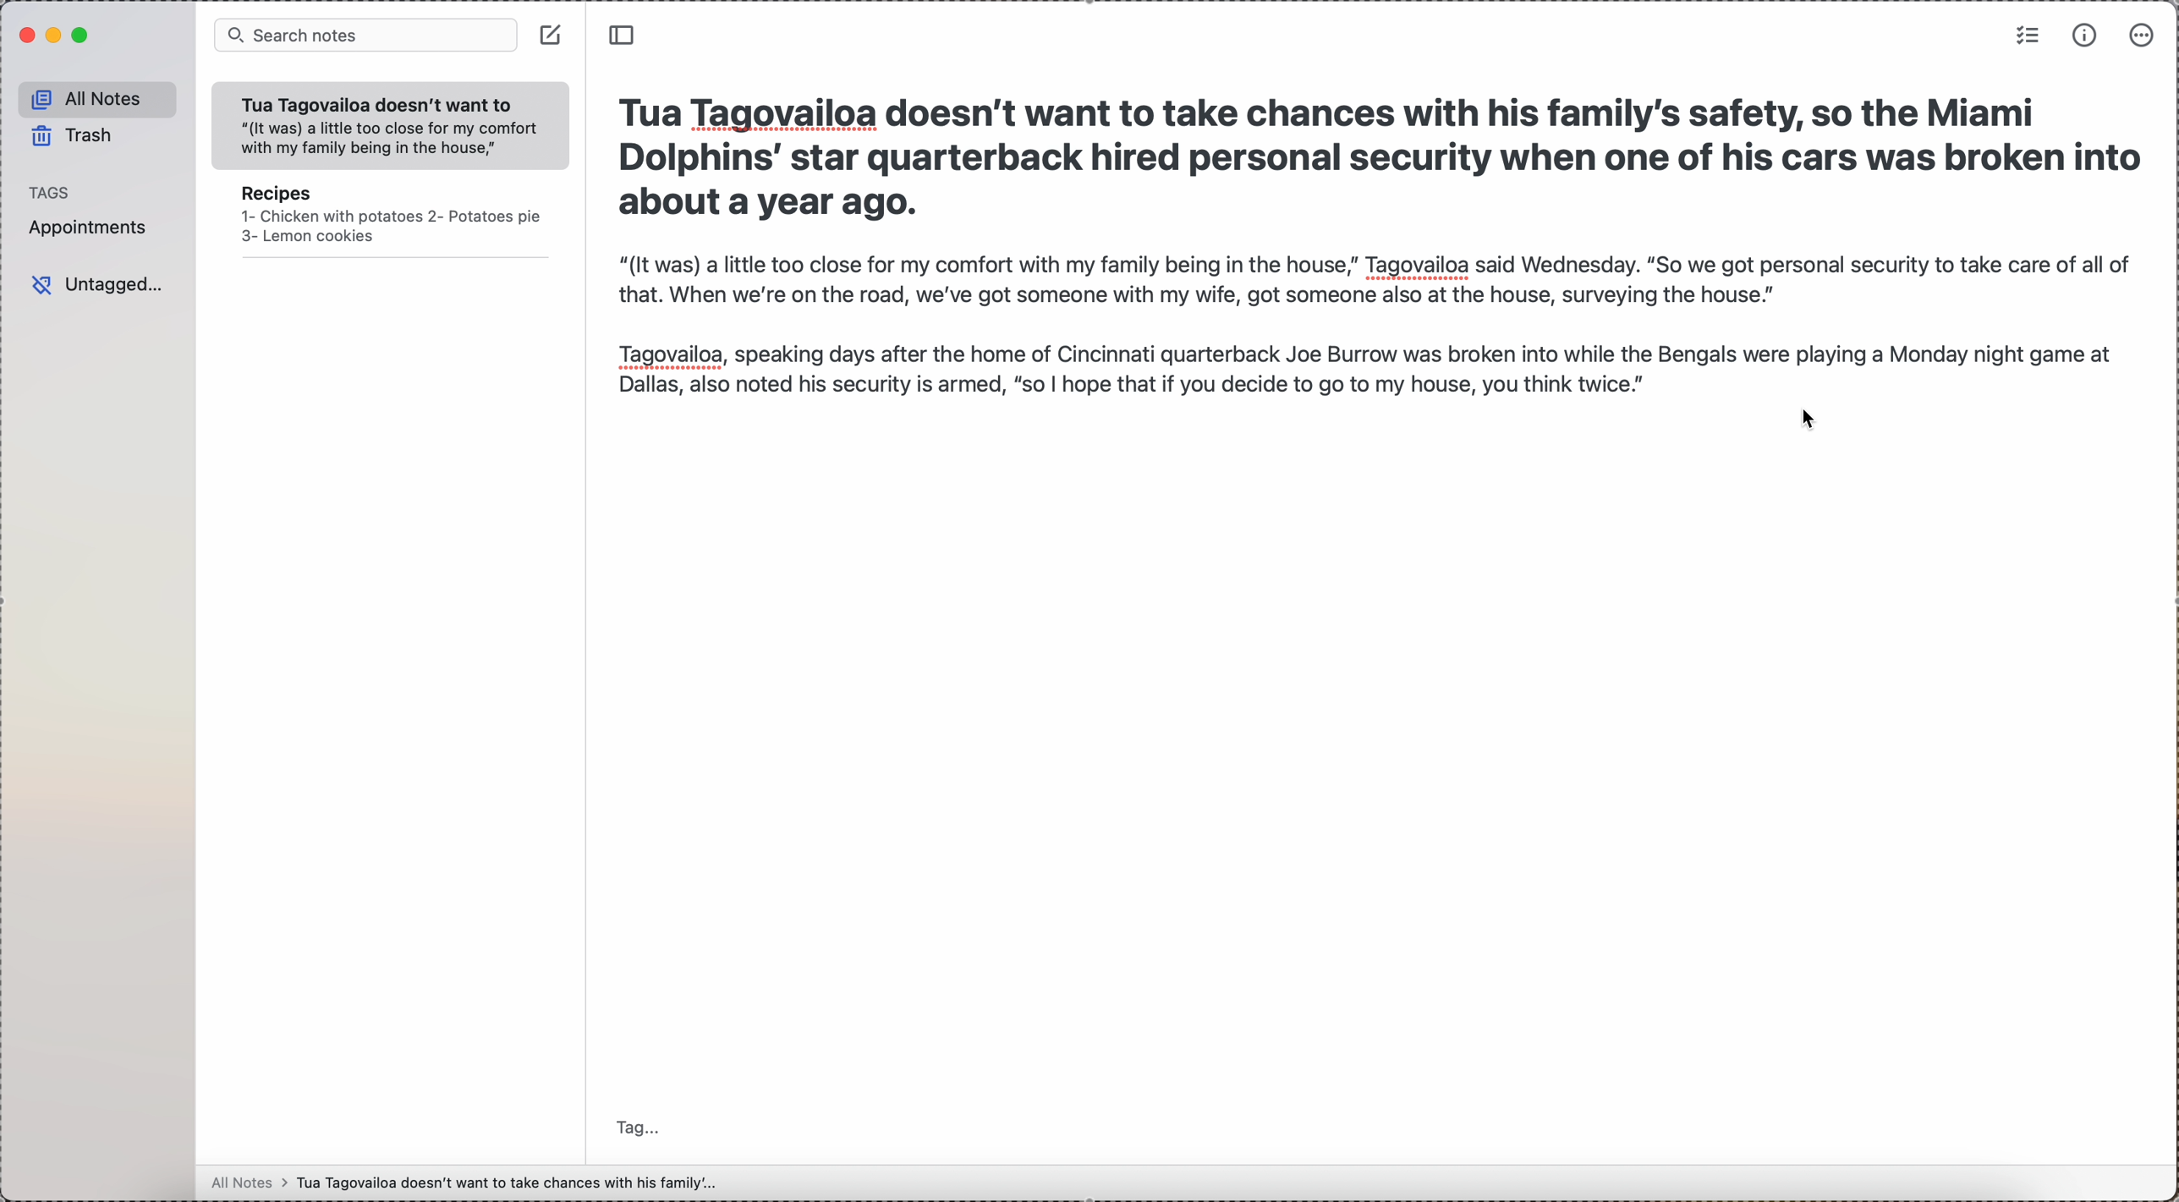 This screenshot has width=2179, height=1202. What do you see at coordinates (2027, 36) in the screenshot?
I see `check list` at bounding box center [2027, 36].